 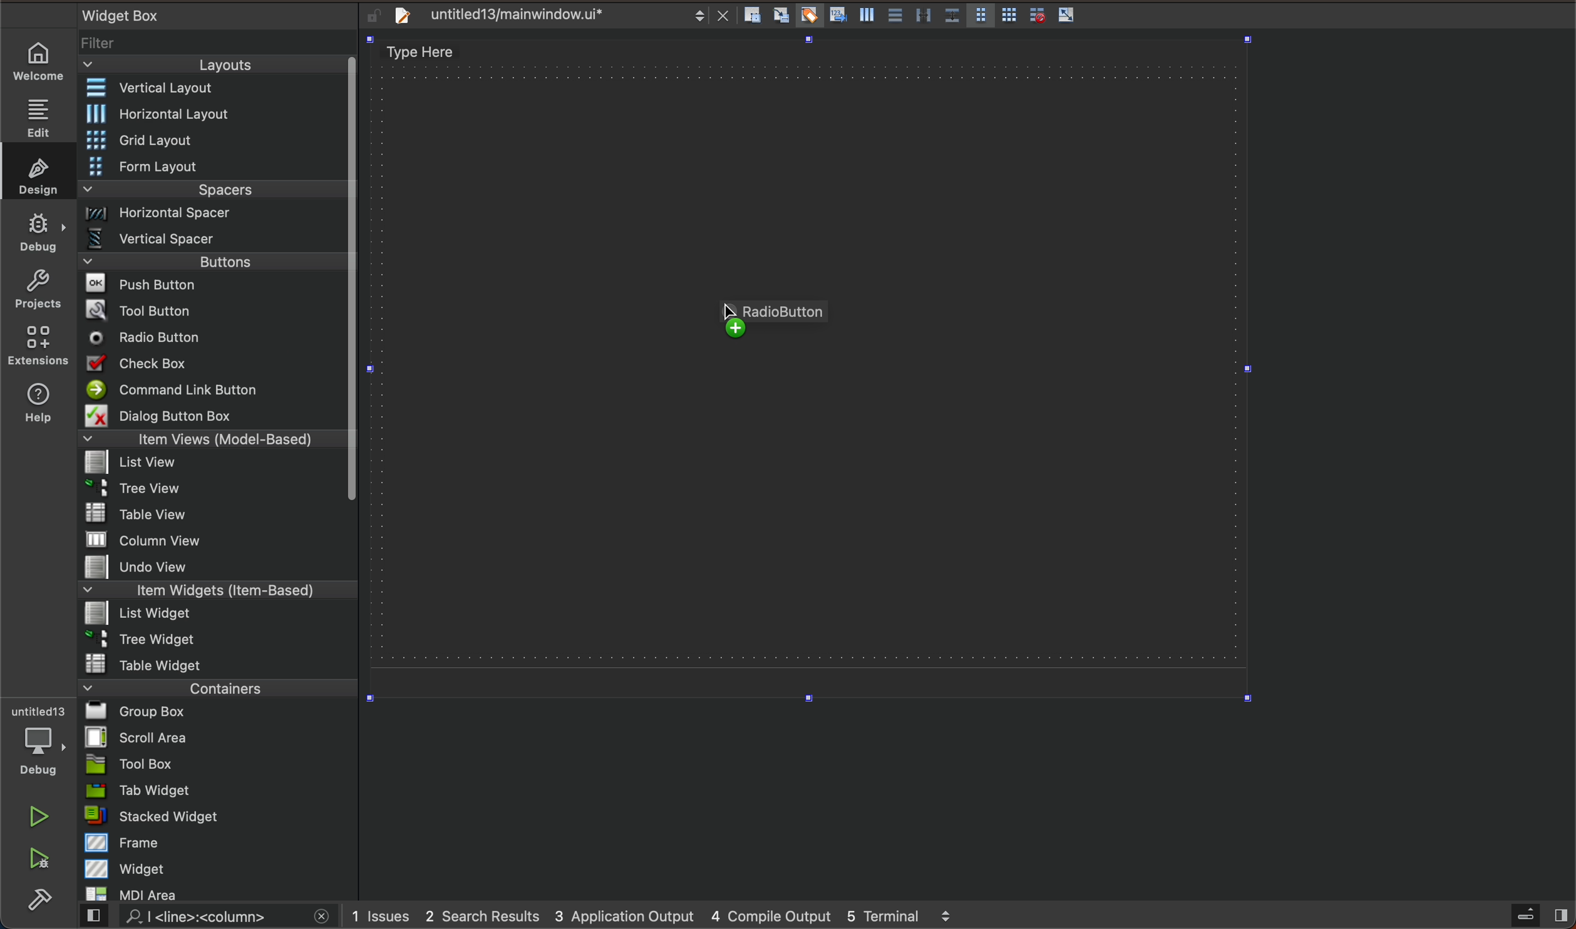 What do you see at coordinates (216, 217) in the screenshot?
I see `` at bounding box center [216, 217].